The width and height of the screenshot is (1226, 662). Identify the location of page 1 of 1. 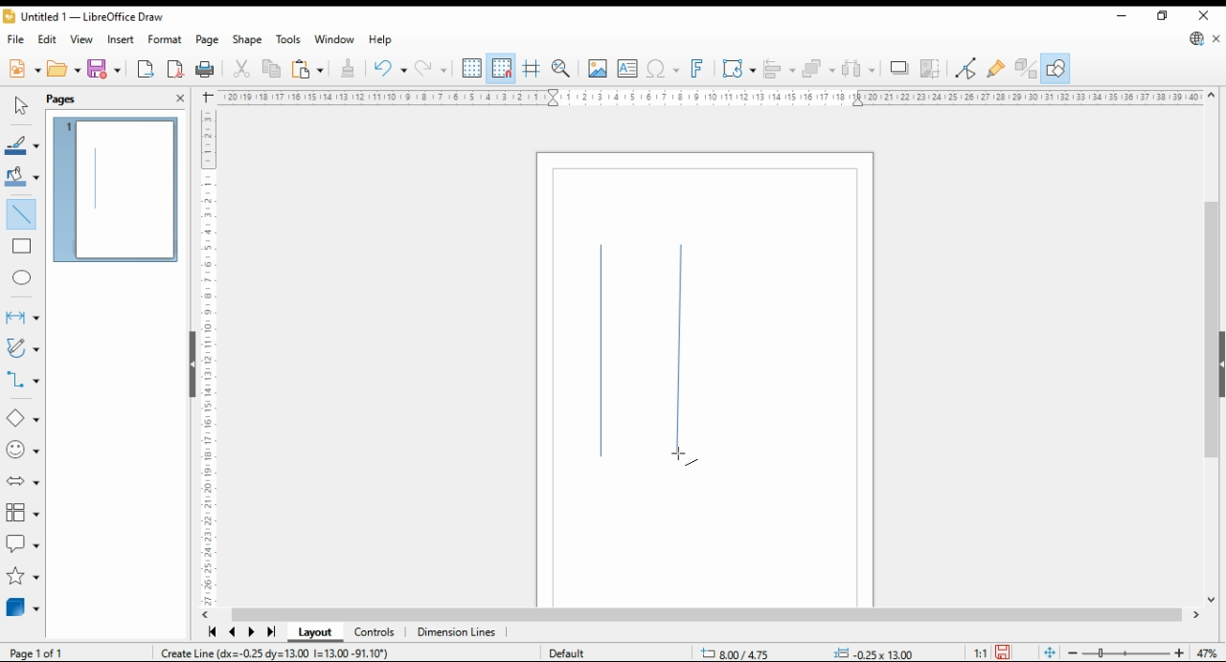
(36, 651).